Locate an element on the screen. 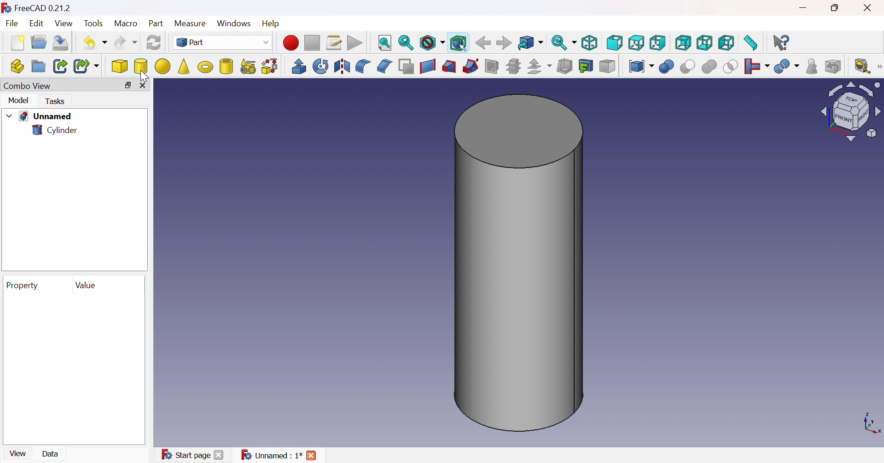 This screenshot has width=884, height=463. Union is located at coordinates (710, 67).